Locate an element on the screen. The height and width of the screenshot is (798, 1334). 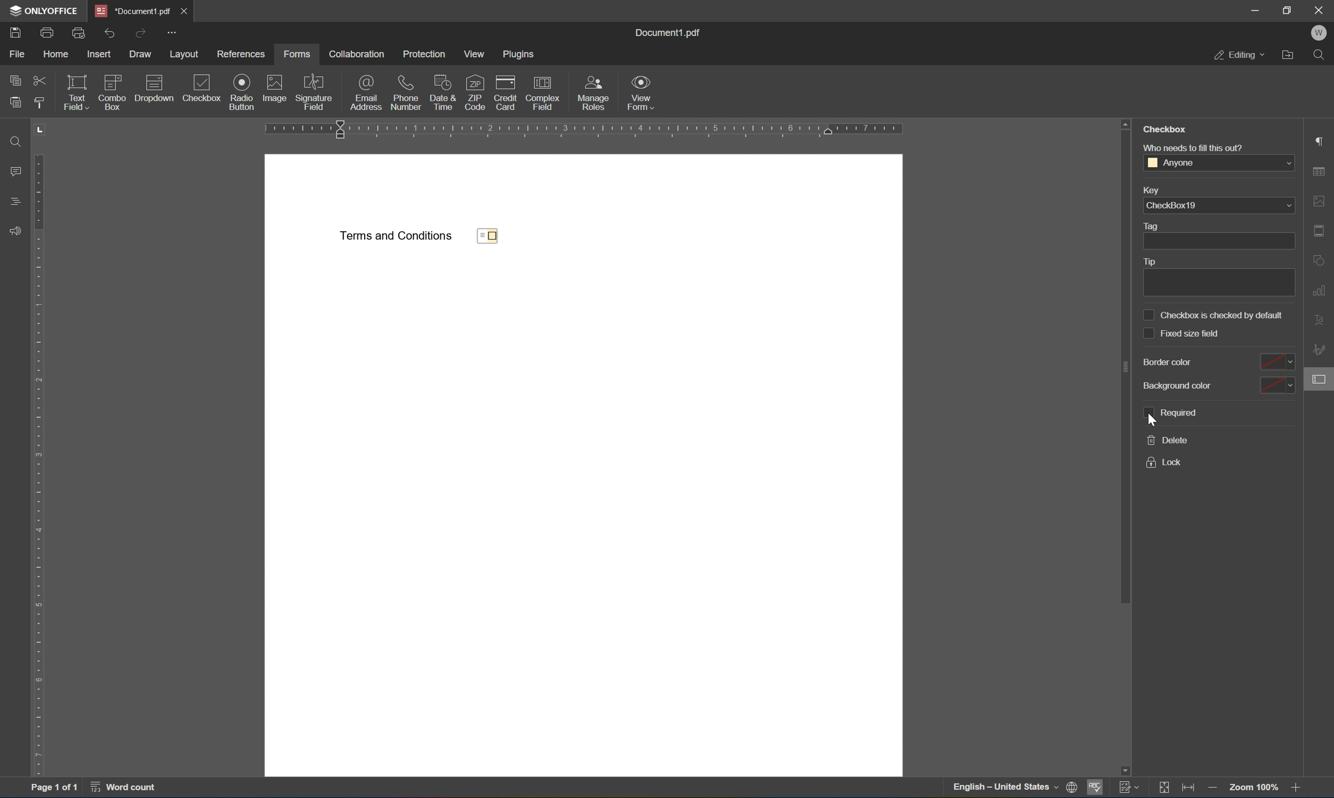
*document1.pdf is located at coordinates (130, 10).